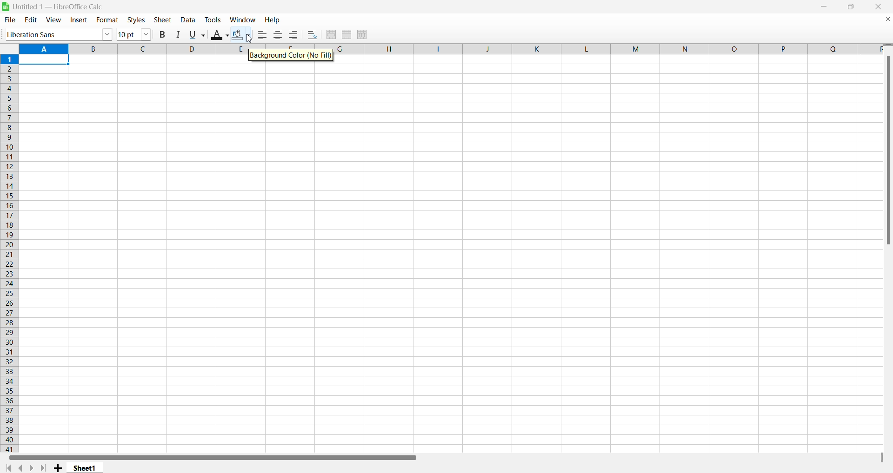 The image size is (893, 473). I want to click on center aligned, so click(277, 34).